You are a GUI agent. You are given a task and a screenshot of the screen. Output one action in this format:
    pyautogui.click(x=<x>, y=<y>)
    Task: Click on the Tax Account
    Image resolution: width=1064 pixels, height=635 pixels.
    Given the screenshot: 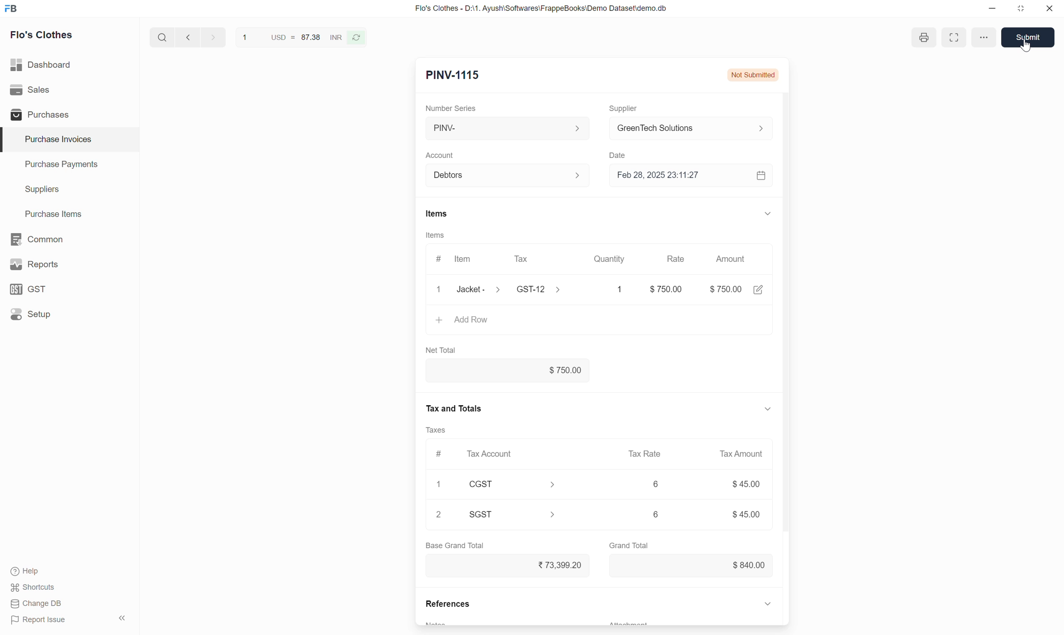 What is the action you would take?
    pyautogui.click(x=511, y=454)
    